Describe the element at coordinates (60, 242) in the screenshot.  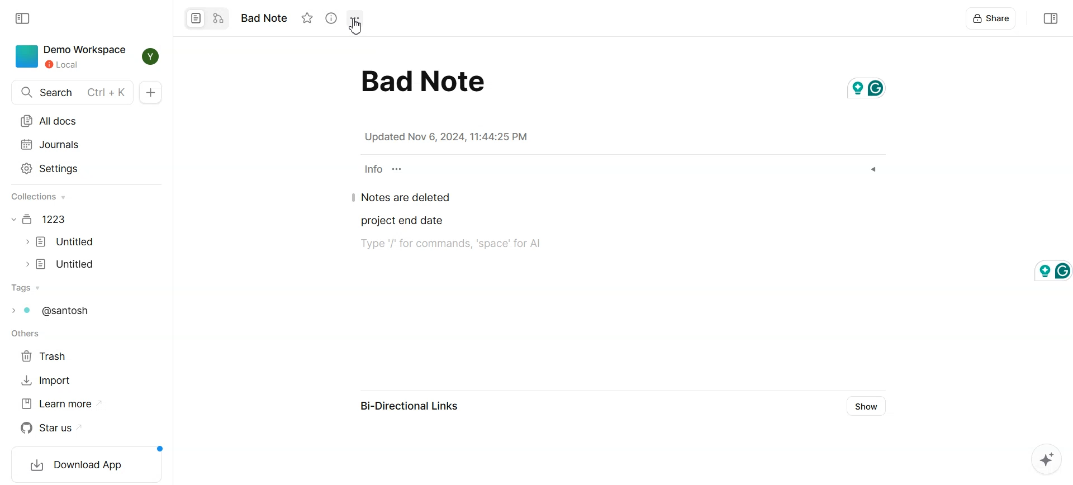
I see `Document file` at that location.